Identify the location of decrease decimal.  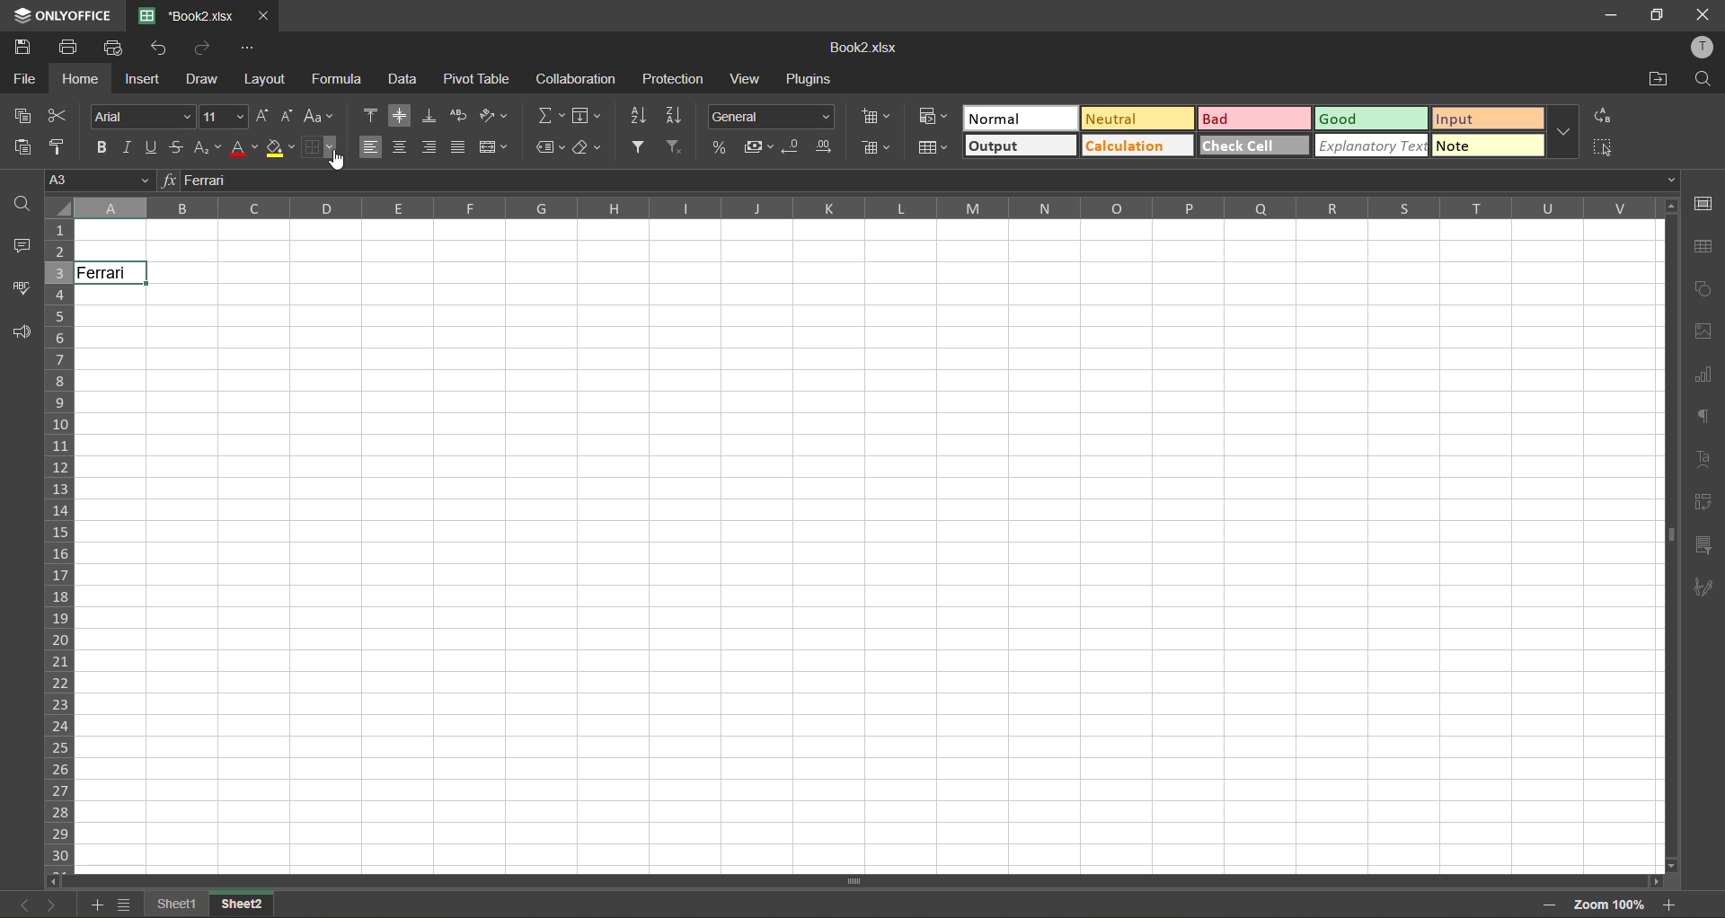
(794, 149).